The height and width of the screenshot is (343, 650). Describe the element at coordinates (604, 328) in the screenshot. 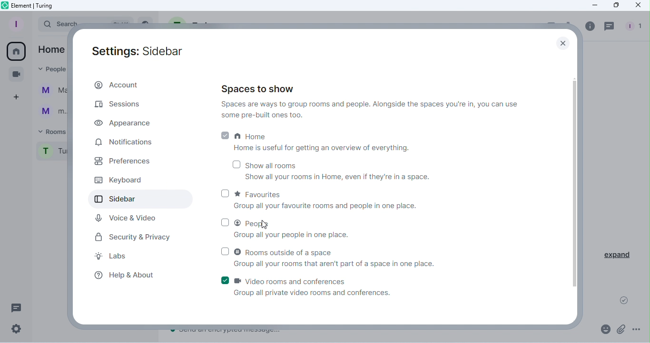

I see `Emoji` at that location.